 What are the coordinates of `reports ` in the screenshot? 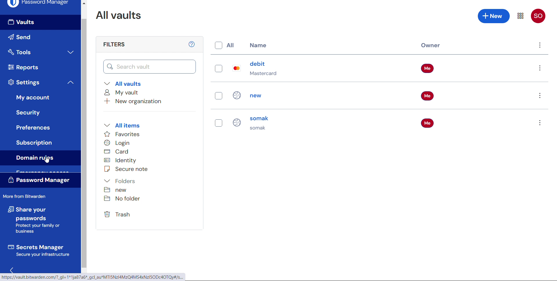 It's located at (23, 67).